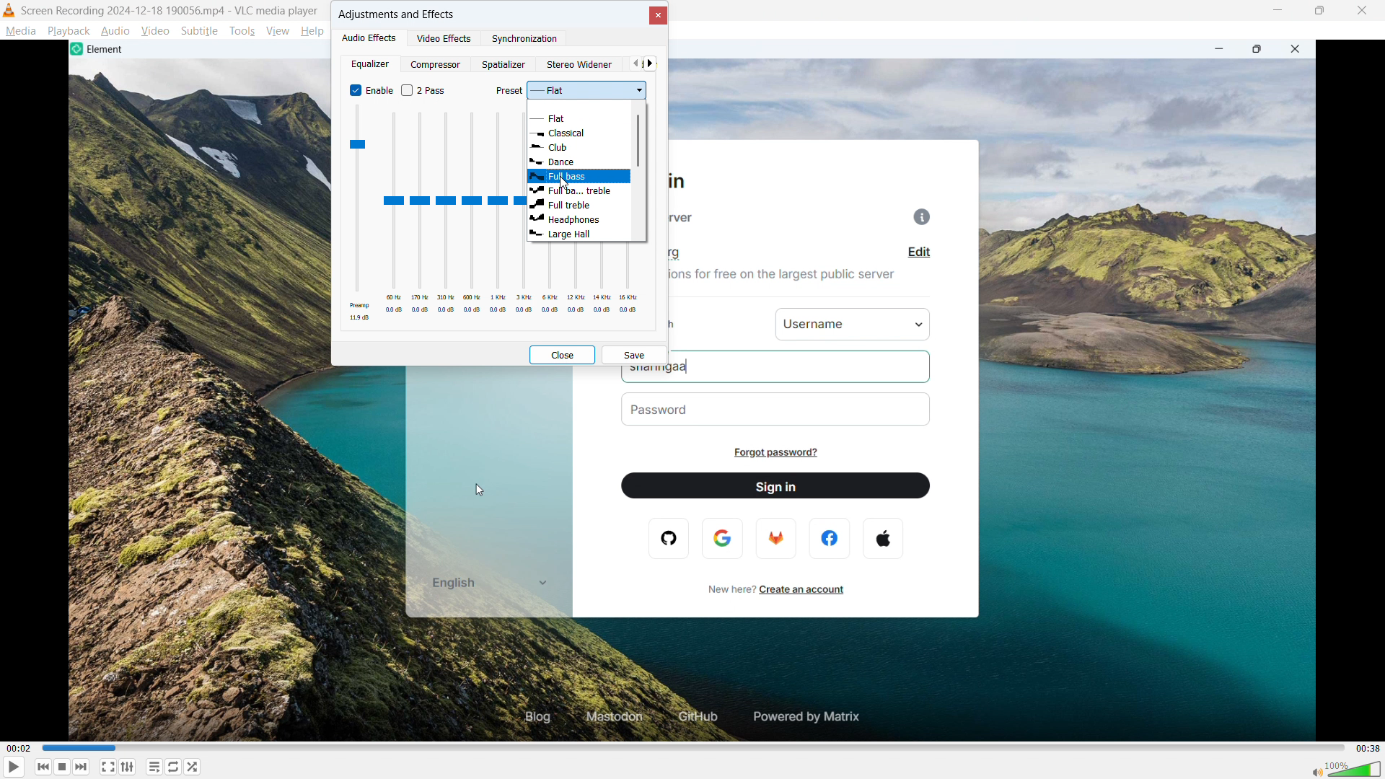  Describe the element at coordinates (581, 234) in the screenshot. I see `Large hall ` at that location.